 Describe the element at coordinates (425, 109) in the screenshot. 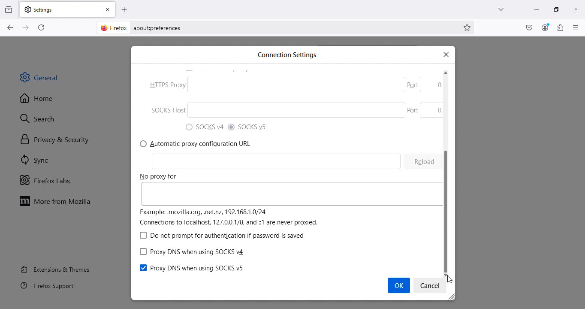

I see `Part 0` at that location.